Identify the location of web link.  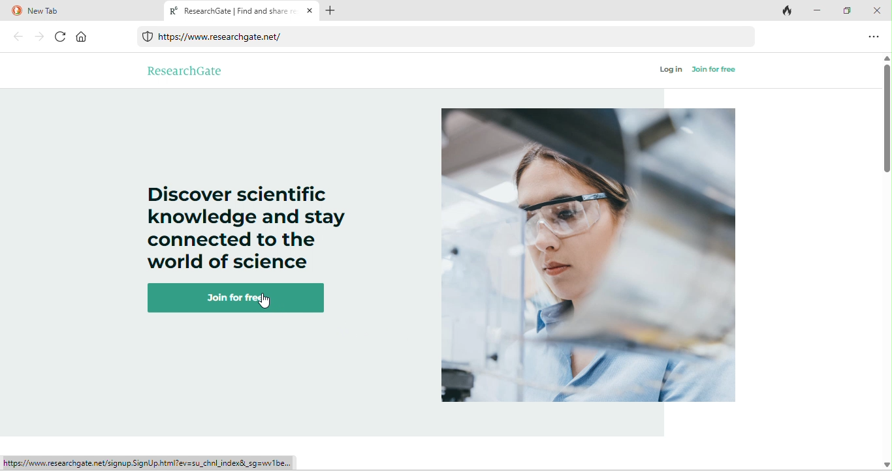
(450, 38).